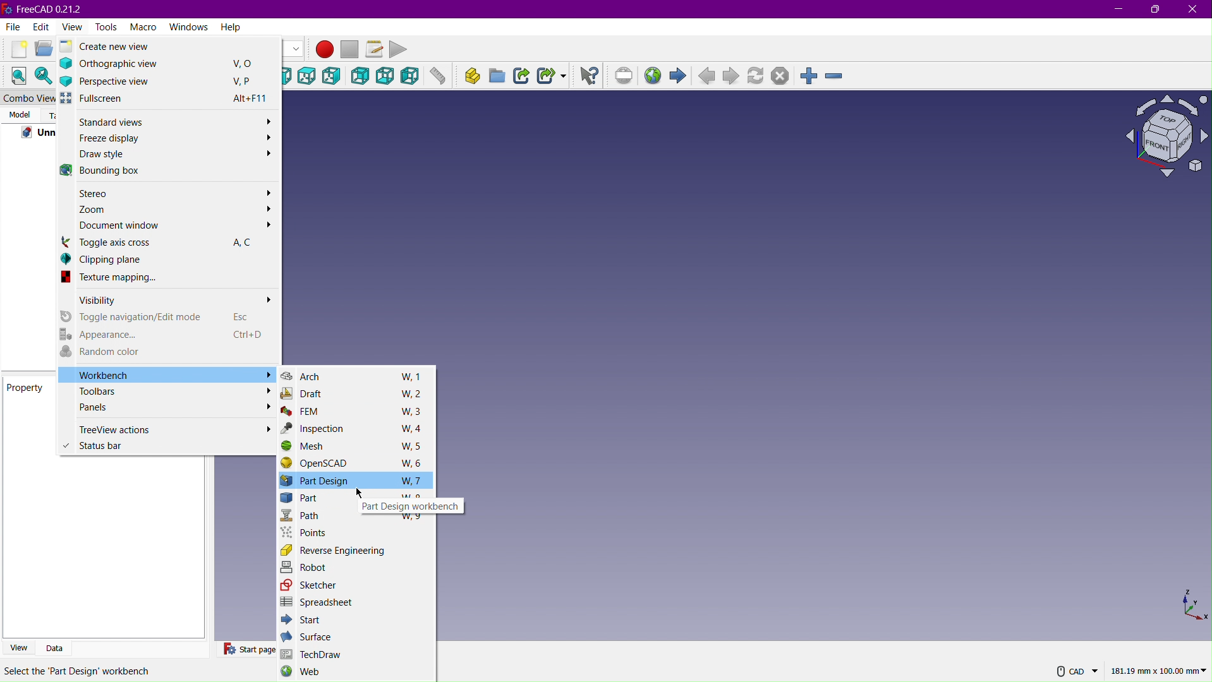 The height and width of the screenshot is (682, 1212). I want to click on Stop loading, so click(782, 76).